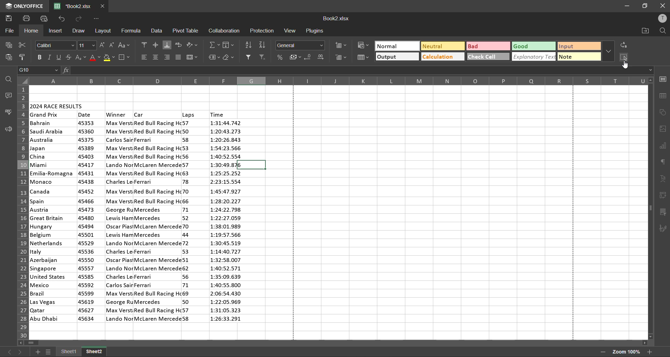 This screenshot has width=670, height=357. Describe the element at coordinates (365, 58) in the screenshot. I see `format as table` at that location.